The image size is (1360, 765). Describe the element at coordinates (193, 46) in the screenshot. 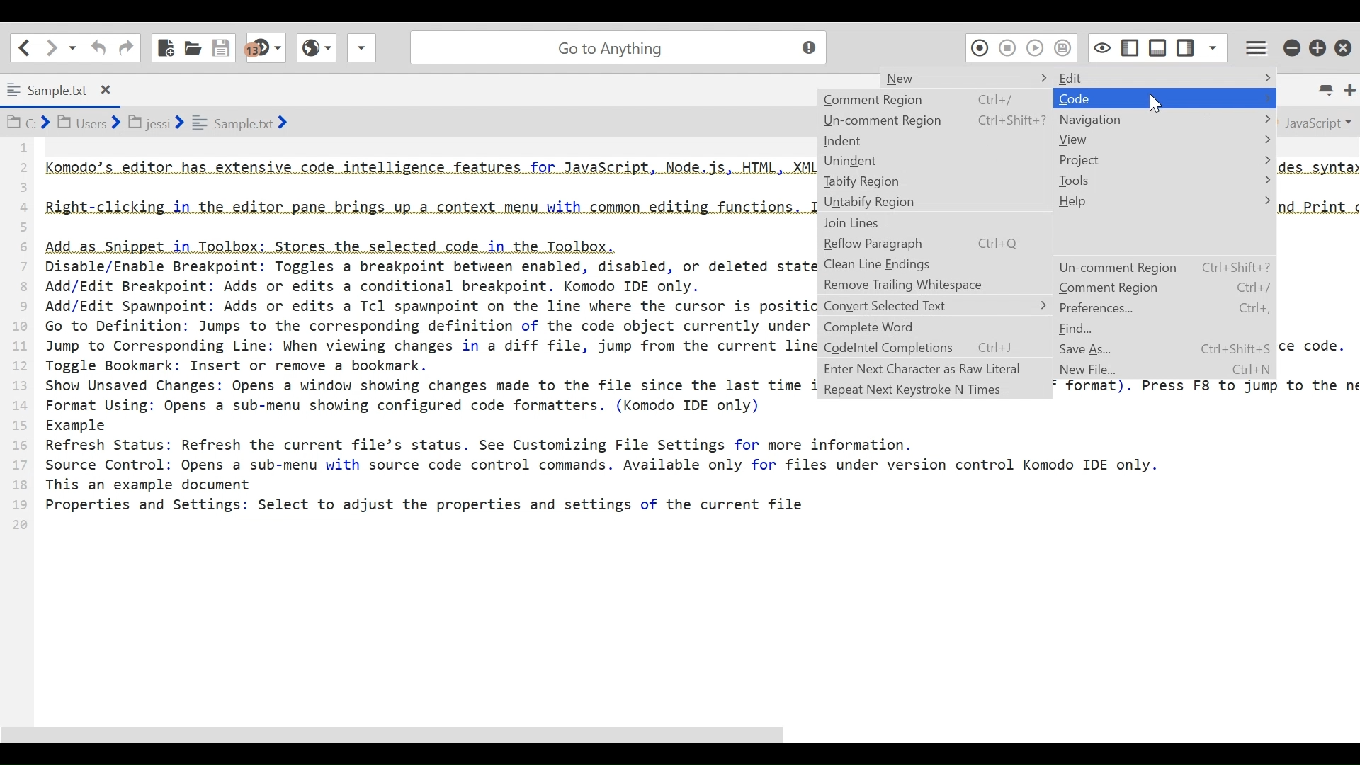

I see `Open File` at that location.